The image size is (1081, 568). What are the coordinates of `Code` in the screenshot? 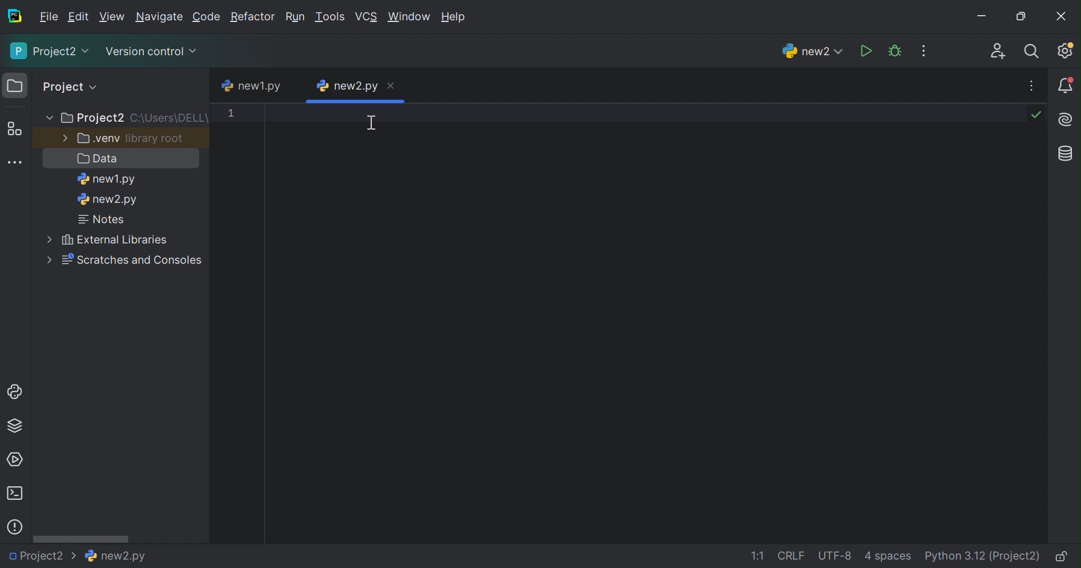 It's located at (207, 17).